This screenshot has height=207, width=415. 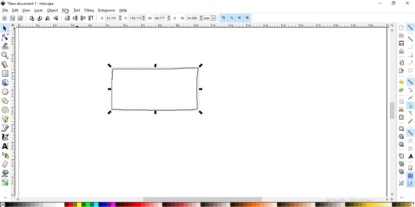 I want to click on raise selection one step, so click(x=83, y=18).